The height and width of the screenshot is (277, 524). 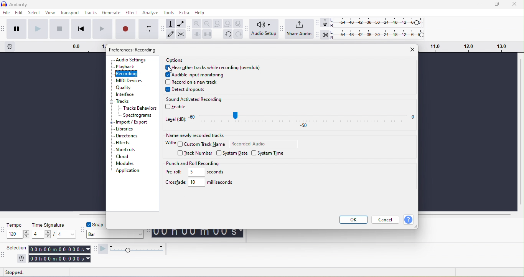 What do you see at coordinates (171, 34) in the screenshot?
I see `draw tool` at bounding box center [171, 34].